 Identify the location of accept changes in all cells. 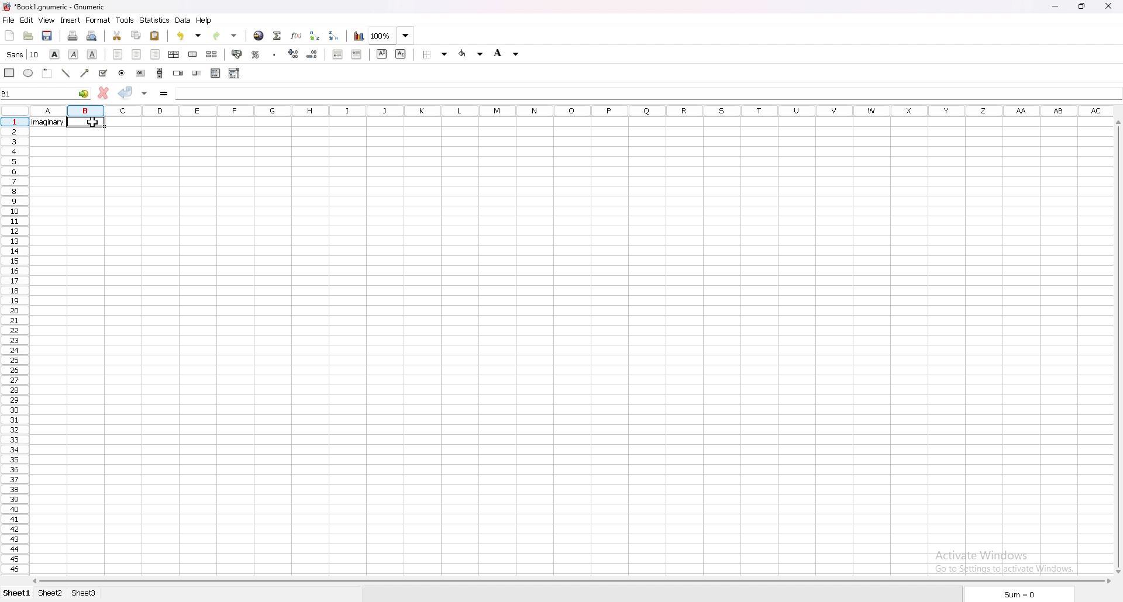
(146, 93).